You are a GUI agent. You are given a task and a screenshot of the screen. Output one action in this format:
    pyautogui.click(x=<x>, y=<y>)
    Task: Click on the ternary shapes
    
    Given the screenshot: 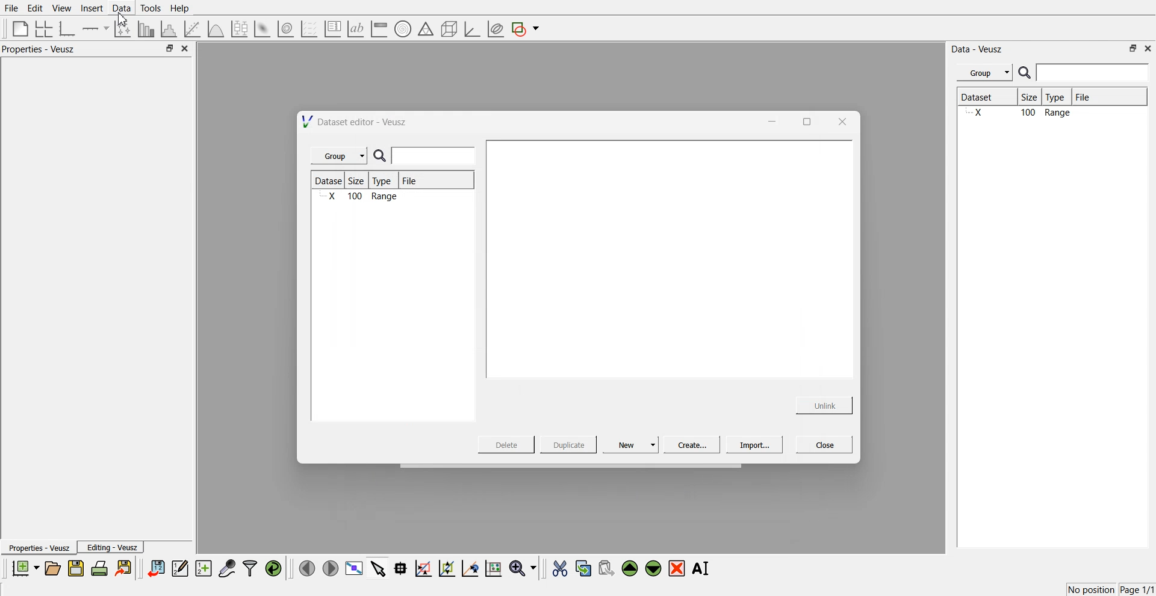 What is the action you would take?
    pyautogui.click(x=424, y=30)
    